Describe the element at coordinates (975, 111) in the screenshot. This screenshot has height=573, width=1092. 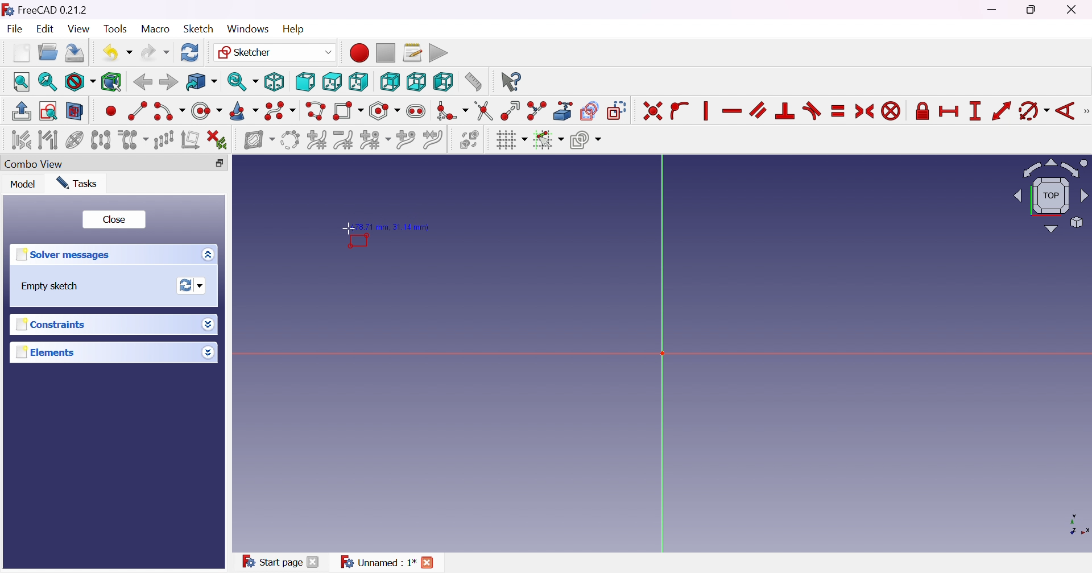
I see `Constrain vertical distance` at that location.